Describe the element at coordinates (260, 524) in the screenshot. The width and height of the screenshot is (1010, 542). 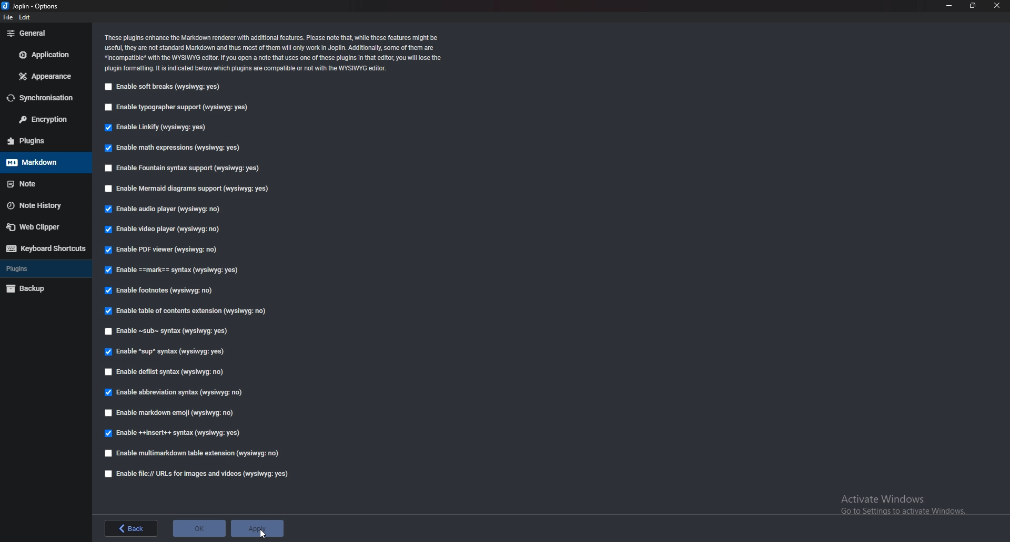
I see `apply` at that location.